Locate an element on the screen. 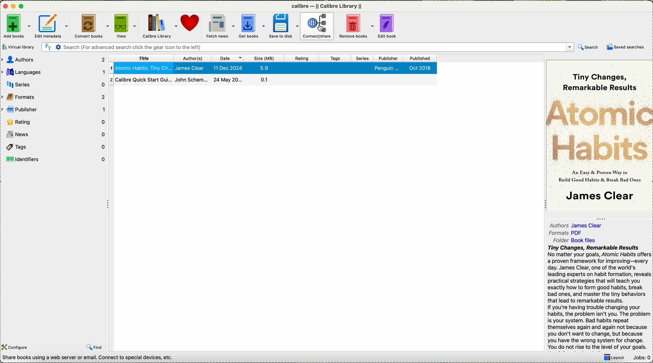 This screenshot has width=653, height=363. format is located at coordinates (567, 233).